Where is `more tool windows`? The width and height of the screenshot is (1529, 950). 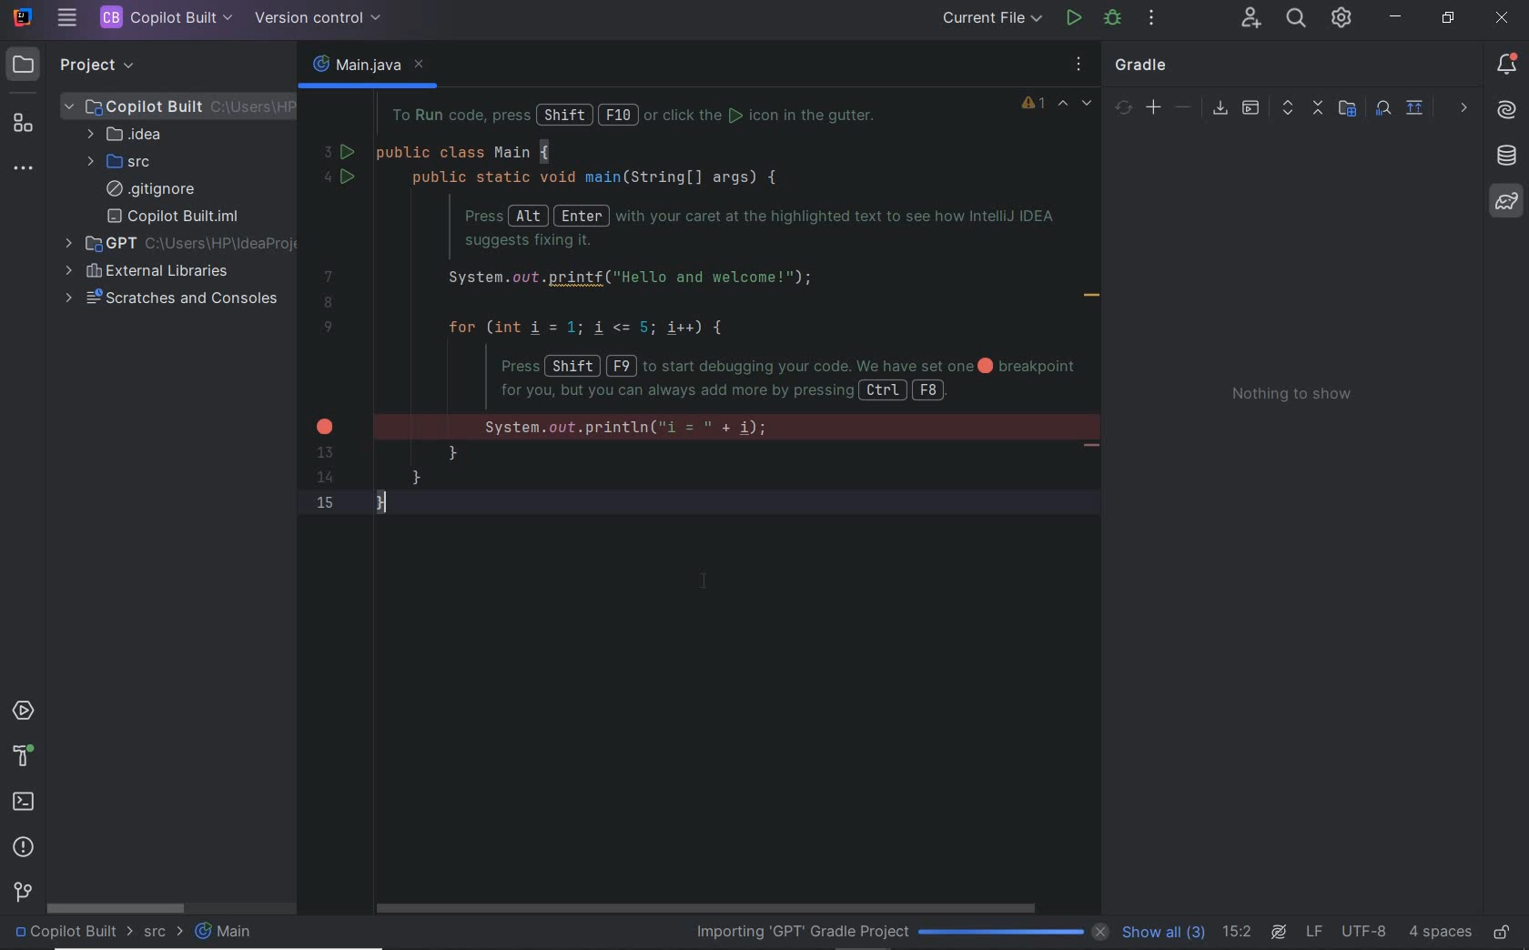
more tool windows is located at coordinates (25, 169).